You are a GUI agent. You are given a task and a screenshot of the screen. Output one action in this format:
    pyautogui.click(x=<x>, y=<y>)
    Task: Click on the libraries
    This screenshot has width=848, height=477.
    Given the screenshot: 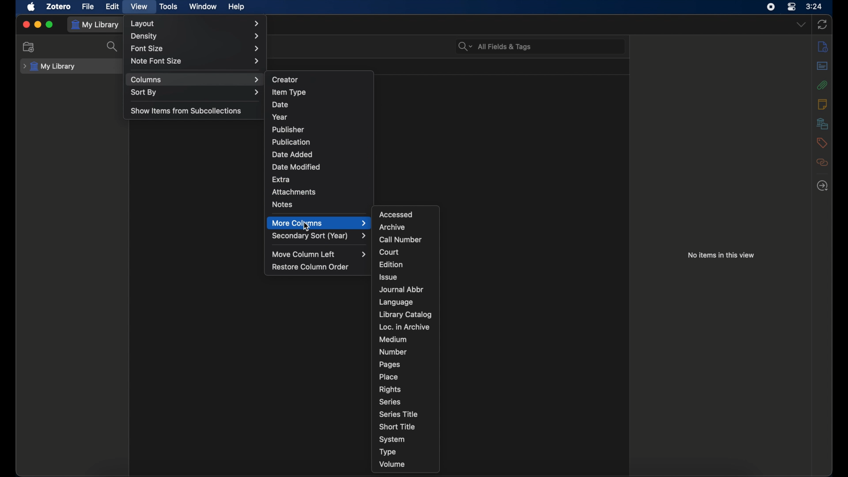 What is the action you would take?
    pyautogui.click(x=822, y=123)
    